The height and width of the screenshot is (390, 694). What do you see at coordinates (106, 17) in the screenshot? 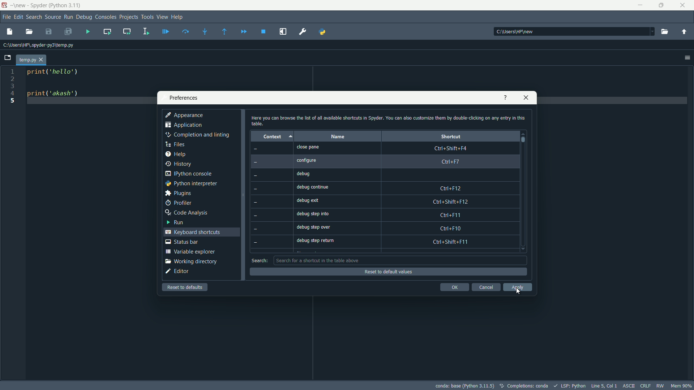
I see `consoles menu` at bounding box center [106, 17].